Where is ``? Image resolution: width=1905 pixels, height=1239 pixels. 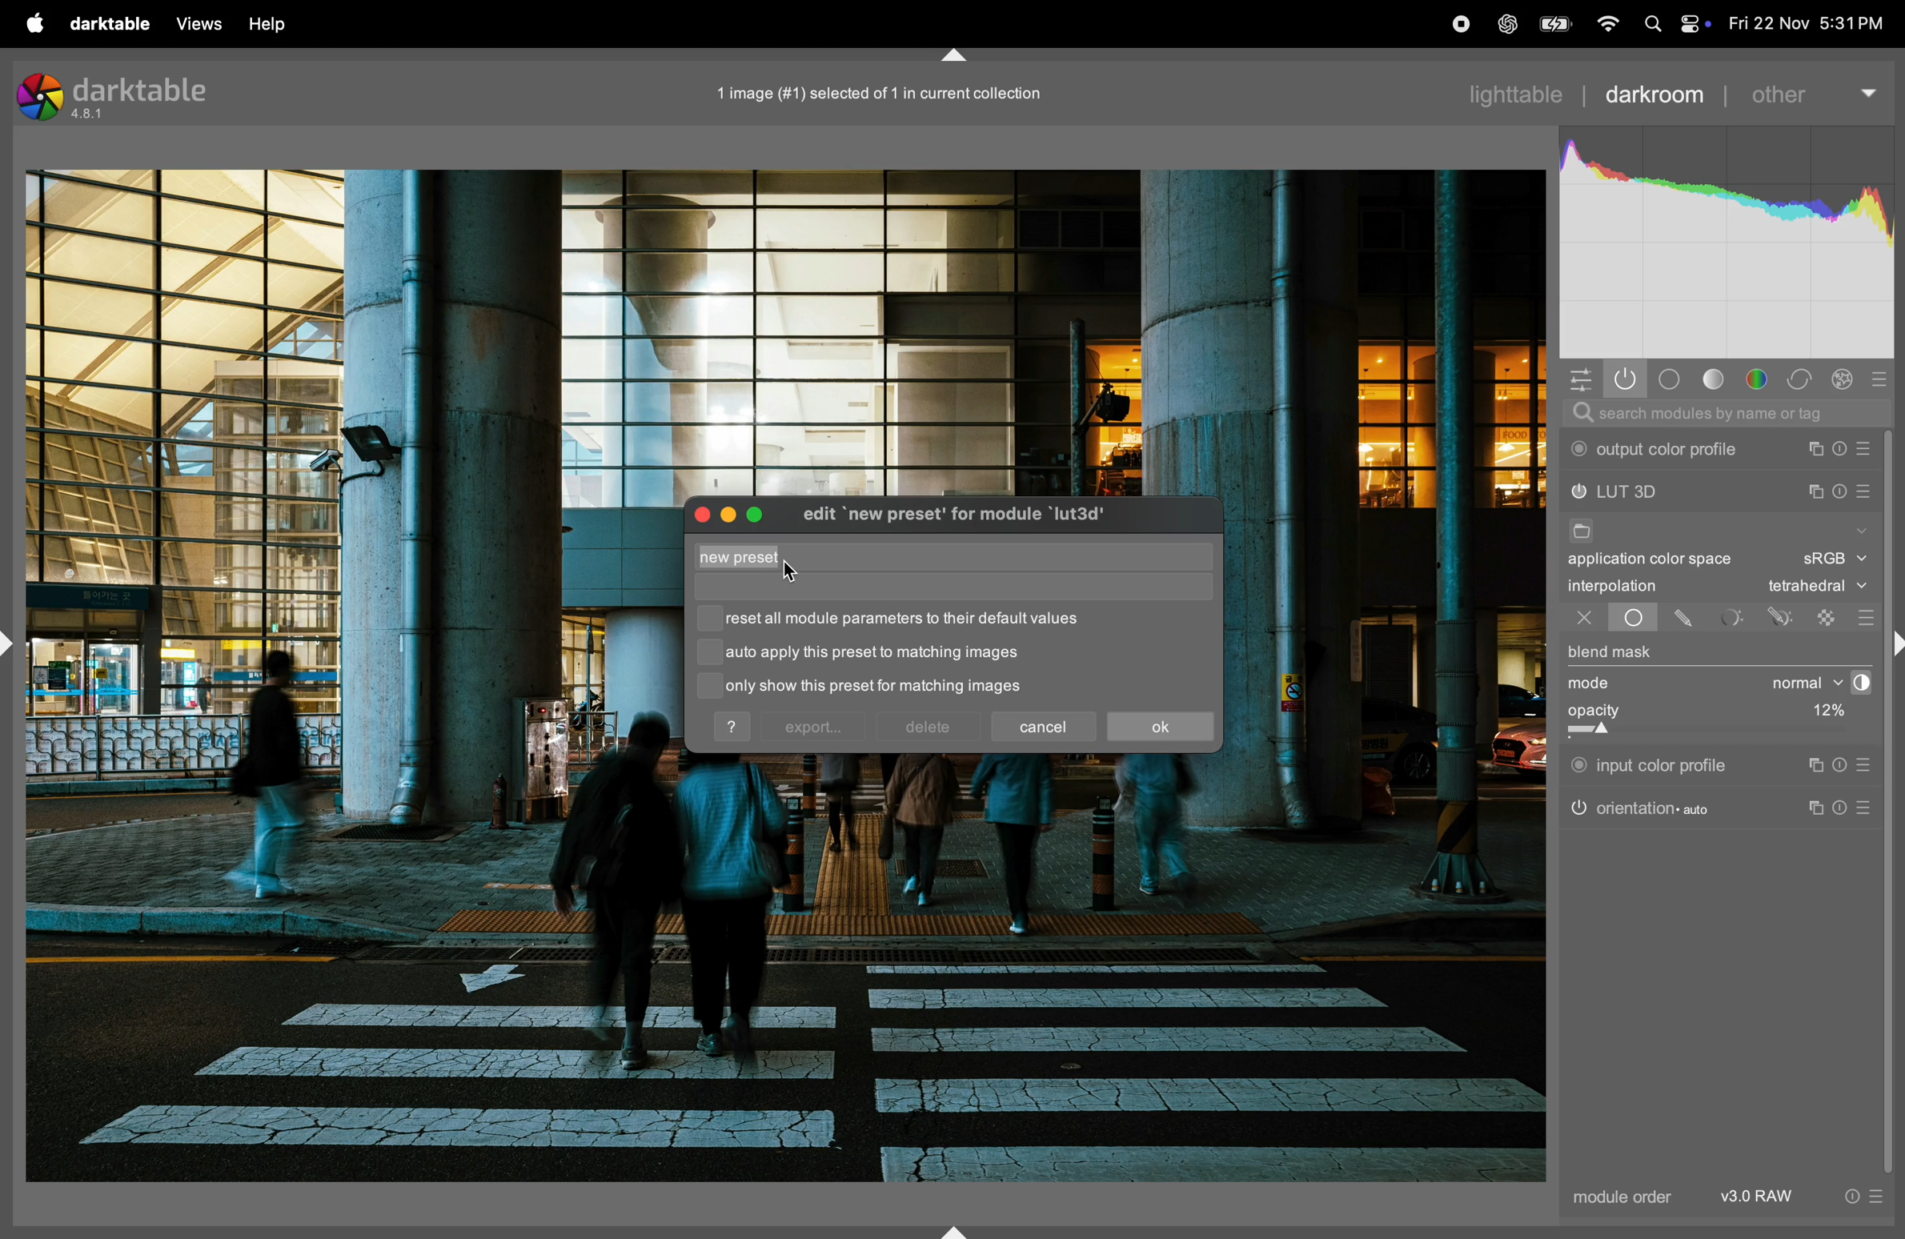  is located at coordinates (1893, 646).